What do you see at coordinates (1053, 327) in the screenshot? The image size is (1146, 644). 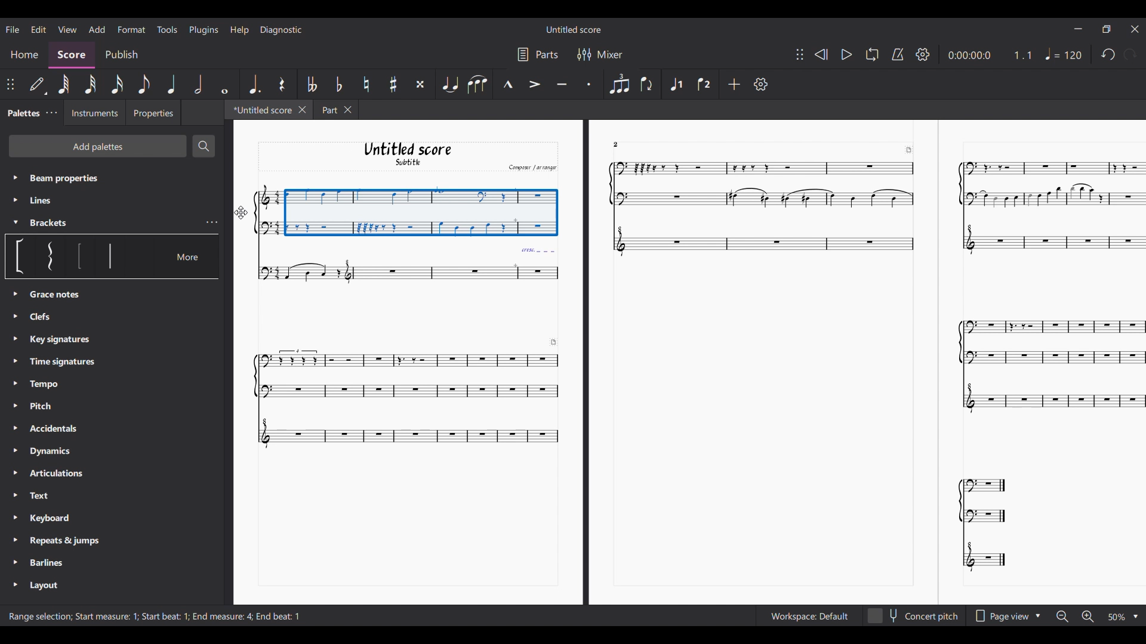 I see `` at bounding box center [1053, 327].